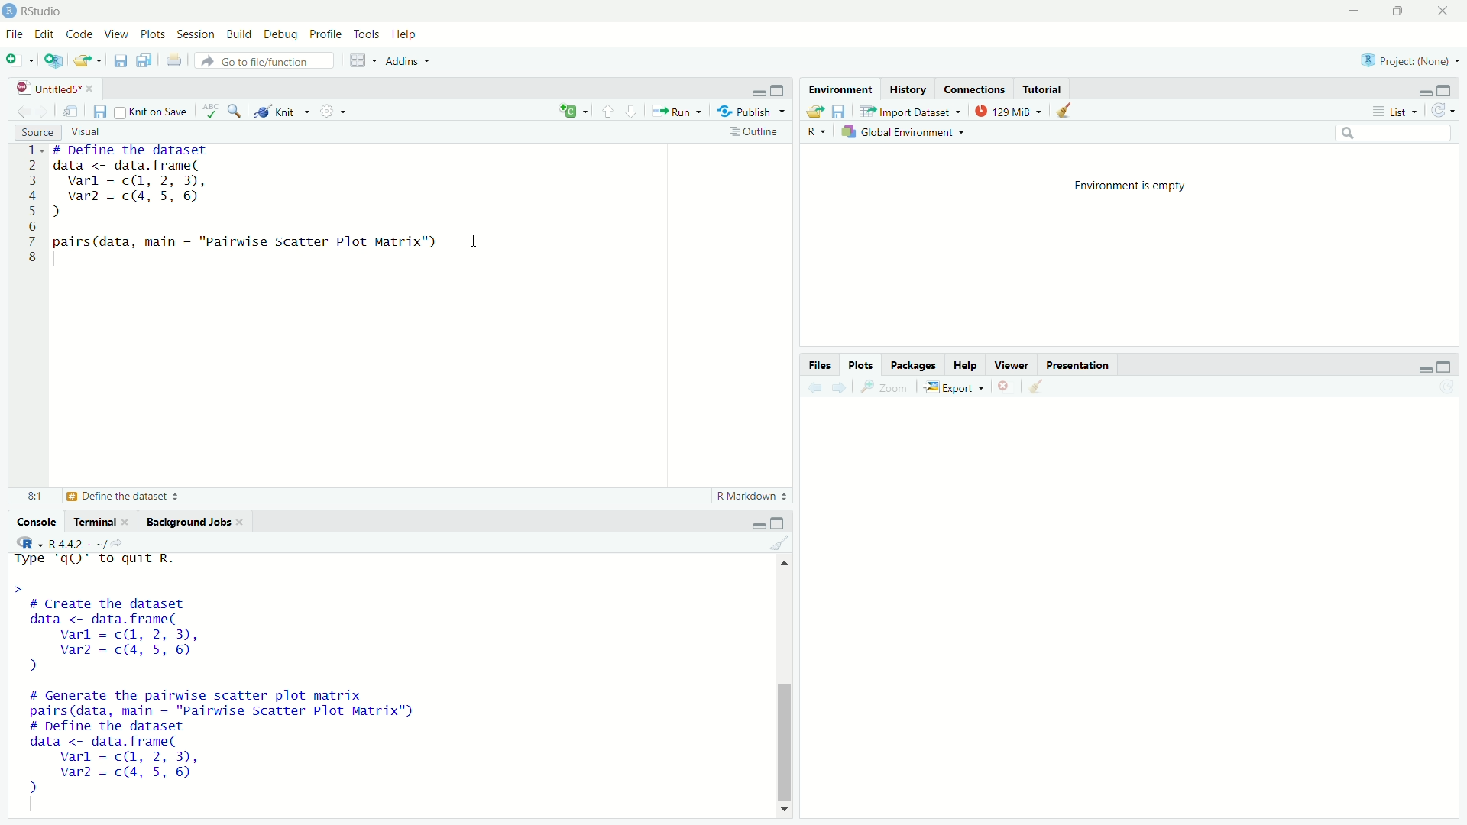 The image size is (1467, 825). I want to click on Print the current file, so click(173, 58).